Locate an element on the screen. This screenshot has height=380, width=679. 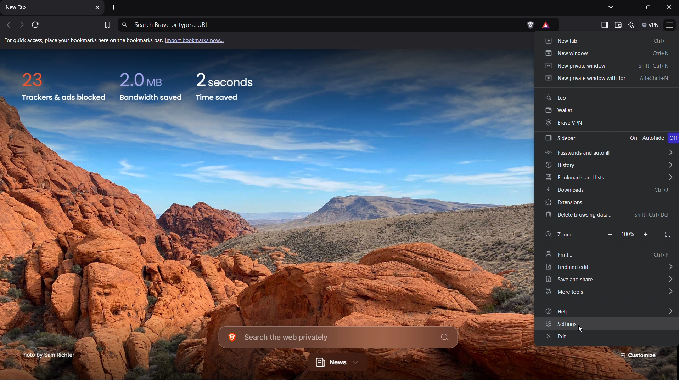
Zoom is located at coordinates (608, 234).